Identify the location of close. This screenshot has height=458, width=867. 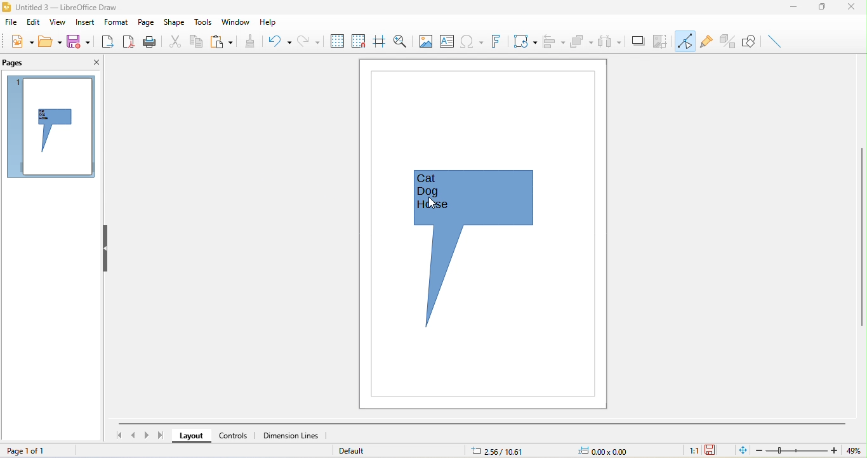
(93, 62).